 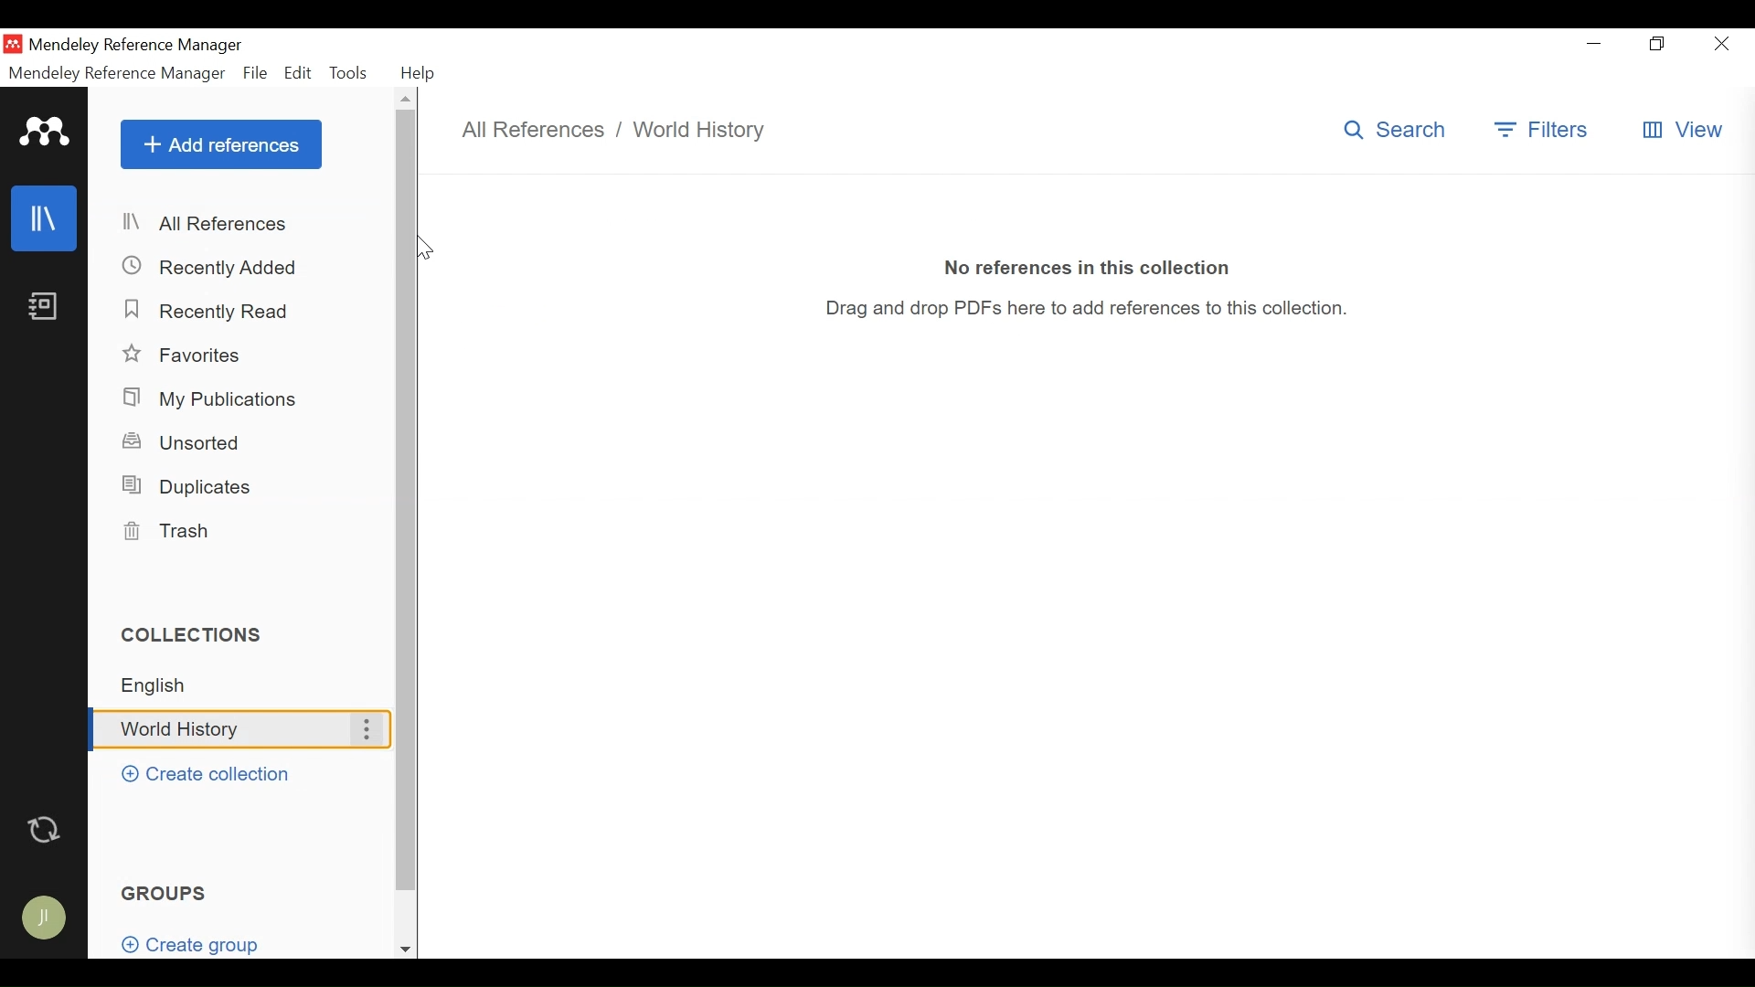 I want to click on Trash, so click(x=172, y=532).